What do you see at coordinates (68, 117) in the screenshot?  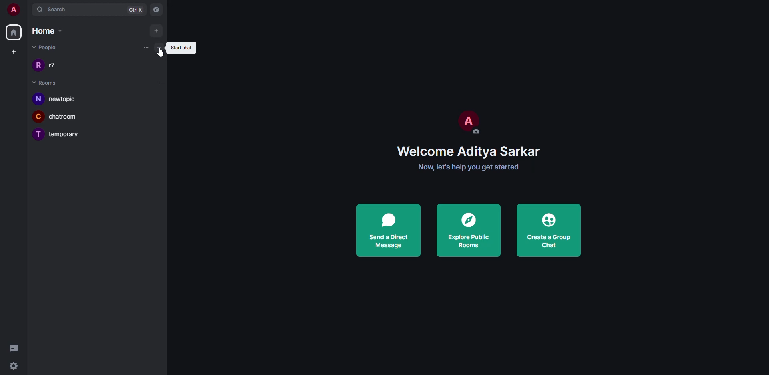 I see `chatroom` at bounding box center [68, 117].